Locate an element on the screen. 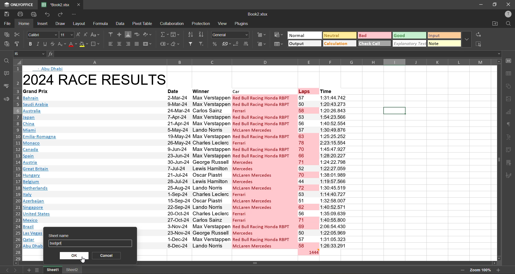 The height and width of the screenshot is (274, 515). comments is located at coordinates (6, 74).